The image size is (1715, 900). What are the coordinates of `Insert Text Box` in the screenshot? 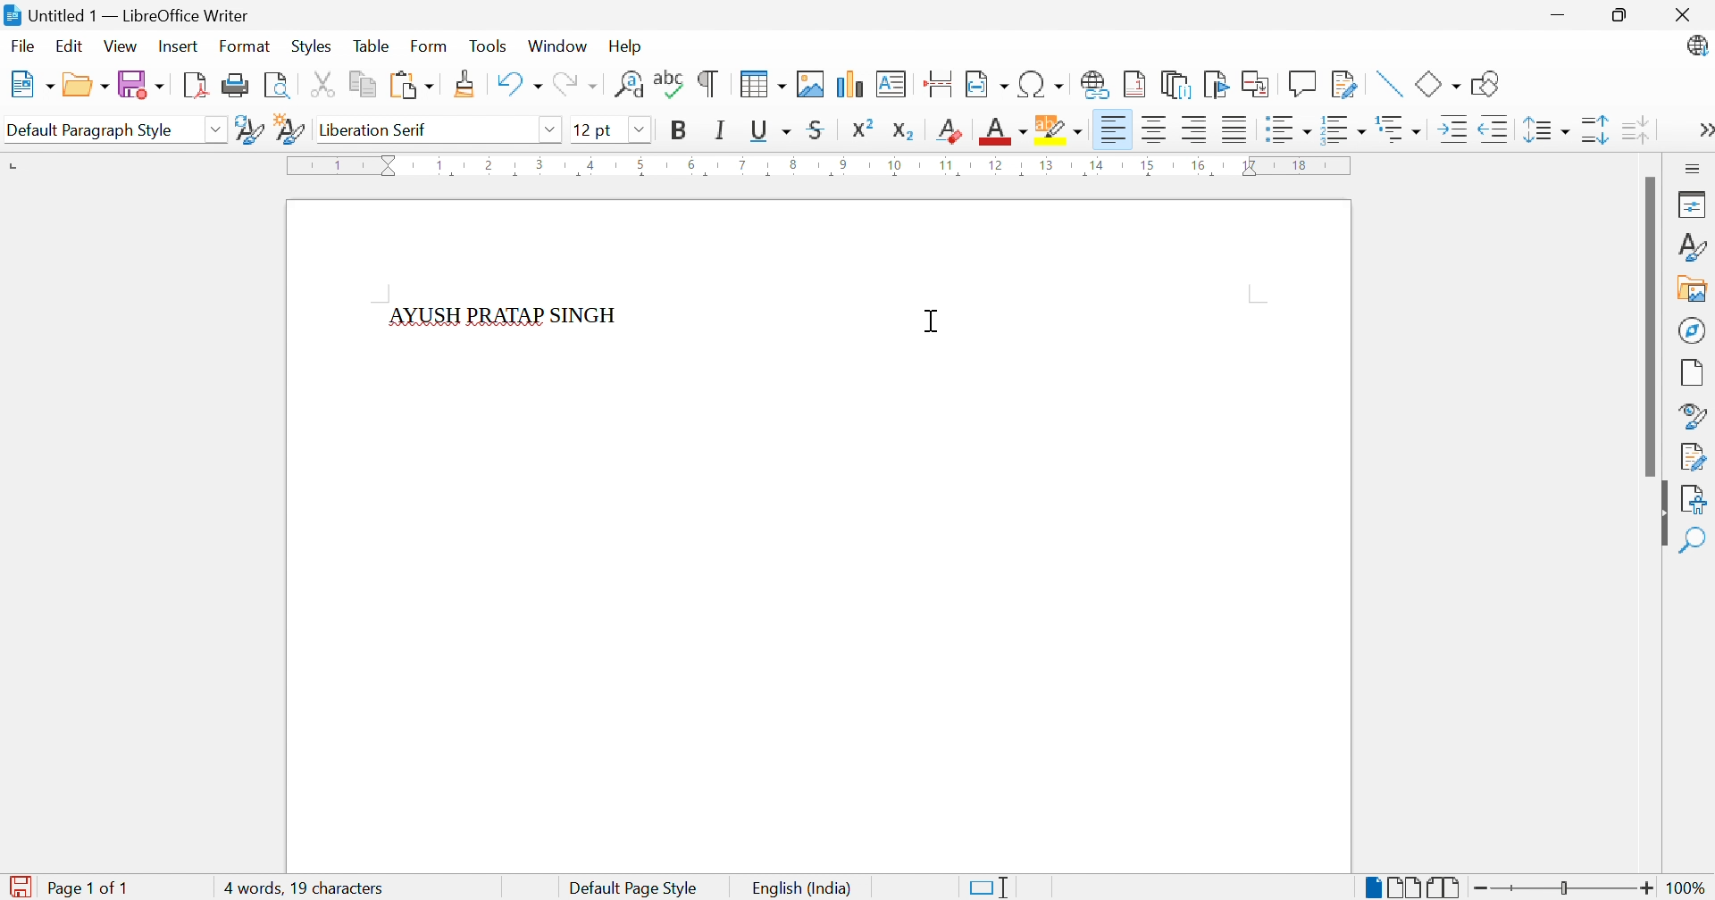 It's located at (892, 83).